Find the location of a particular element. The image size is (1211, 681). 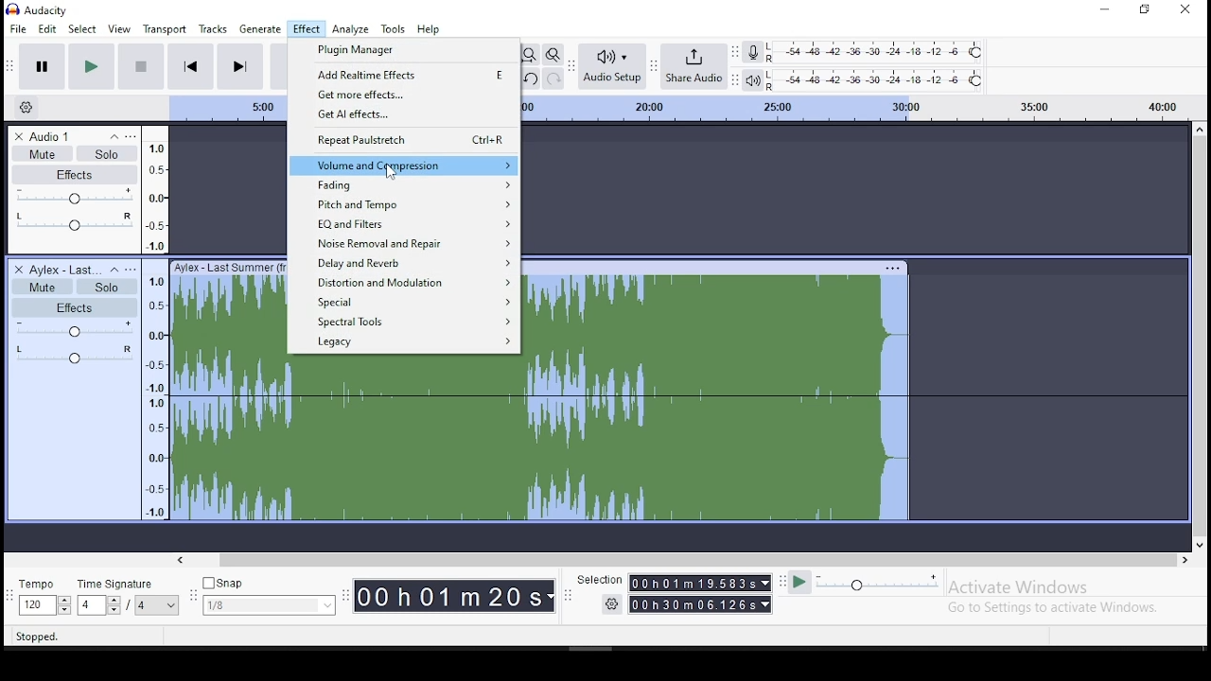

solo is located at coordinates (106, 287).